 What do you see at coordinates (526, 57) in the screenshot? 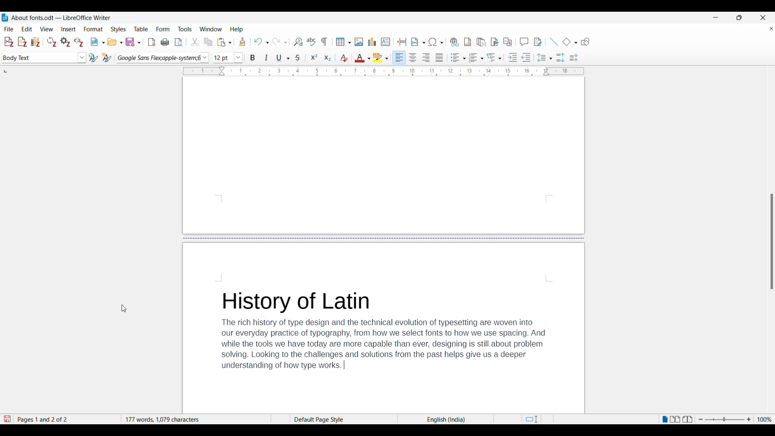
I see `Decrease indentation` at bounding box center [526, 57].